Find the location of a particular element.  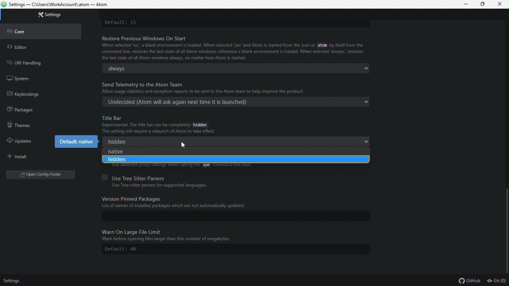

List of names of installed packages which are not automatically updated. is located at coordinates (175, 206).